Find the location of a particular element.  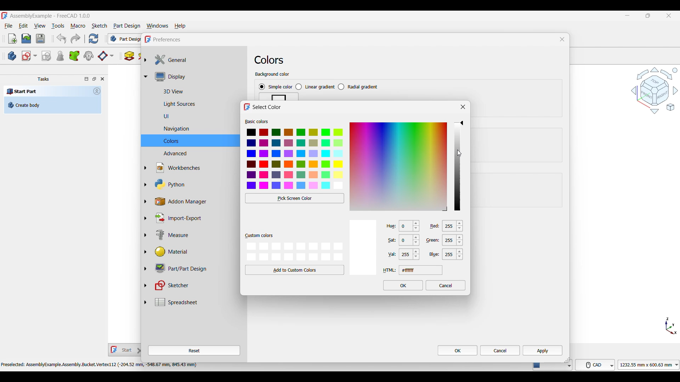

Pad is located at coordinates (129, 56).